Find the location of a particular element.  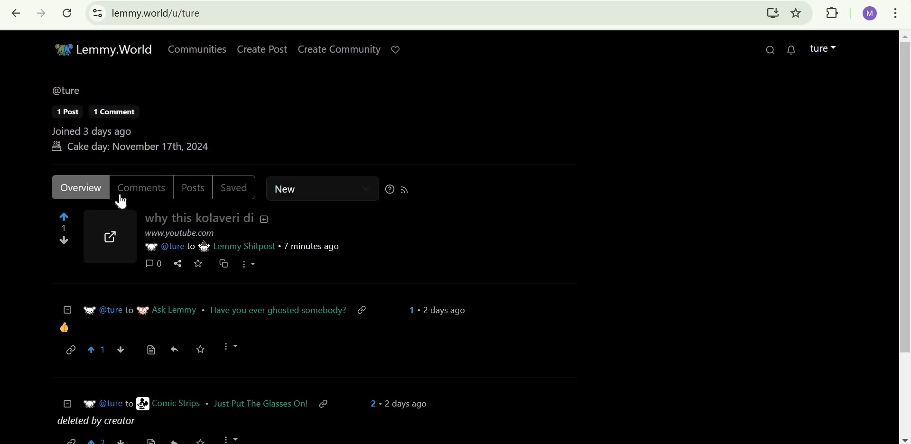

cake day: November 17th, 2024 is located at coordinates (138, 148).